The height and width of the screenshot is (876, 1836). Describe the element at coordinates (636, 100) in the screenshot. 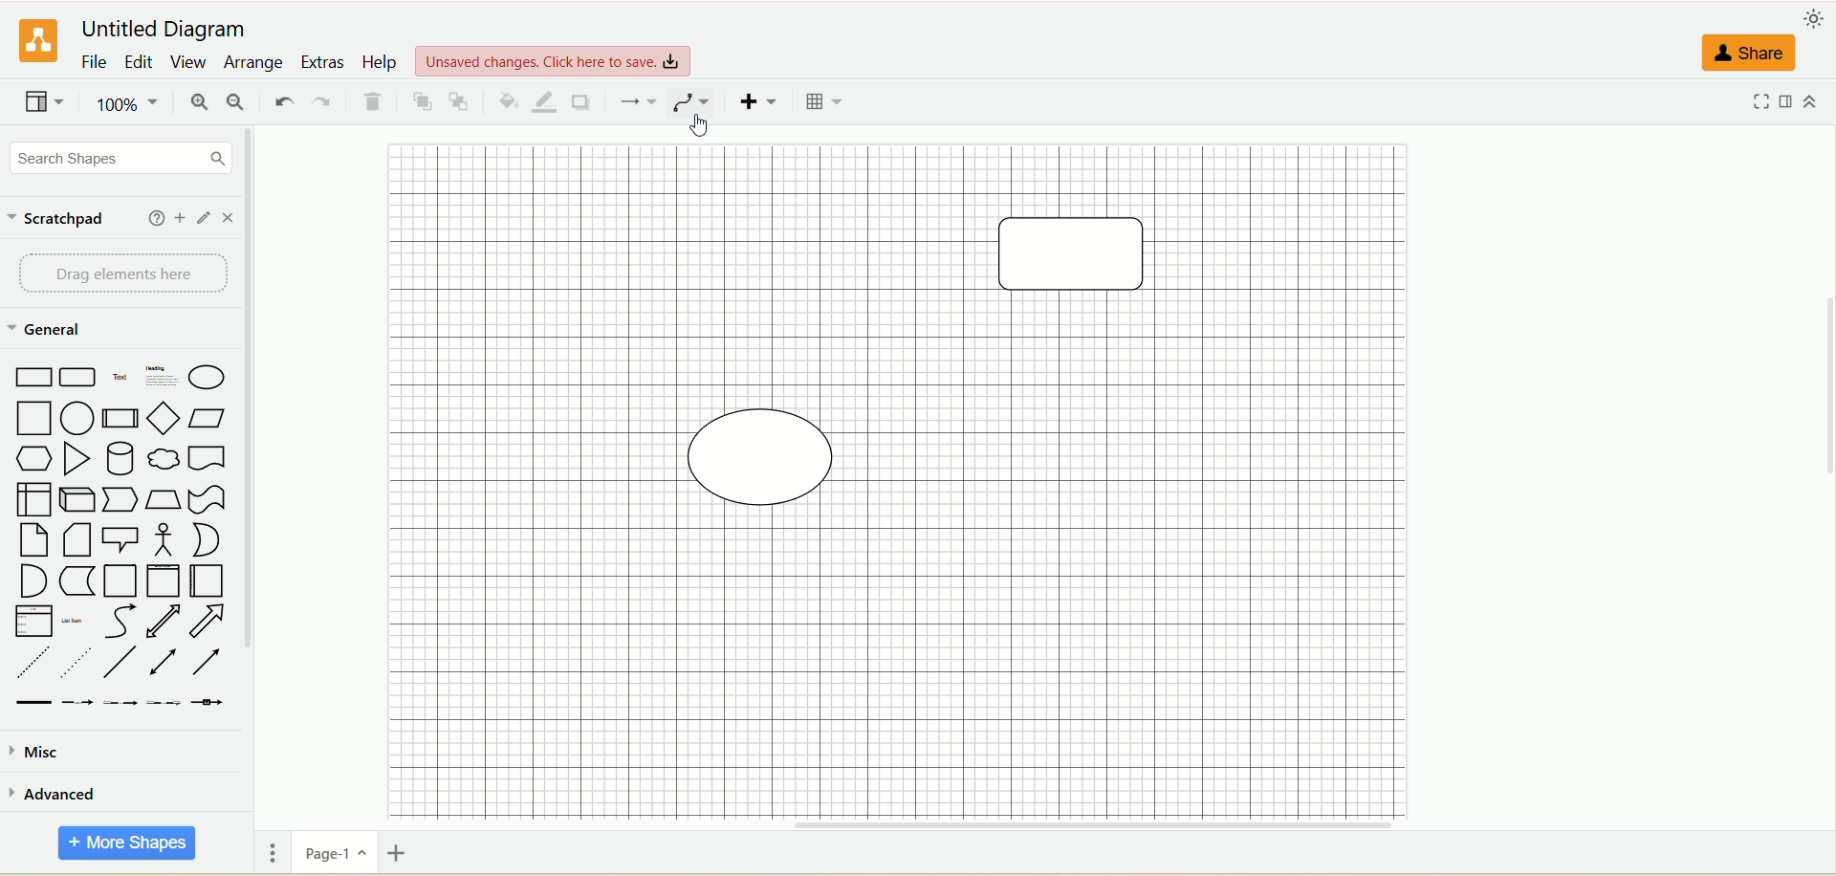

I see `connection` at that location.